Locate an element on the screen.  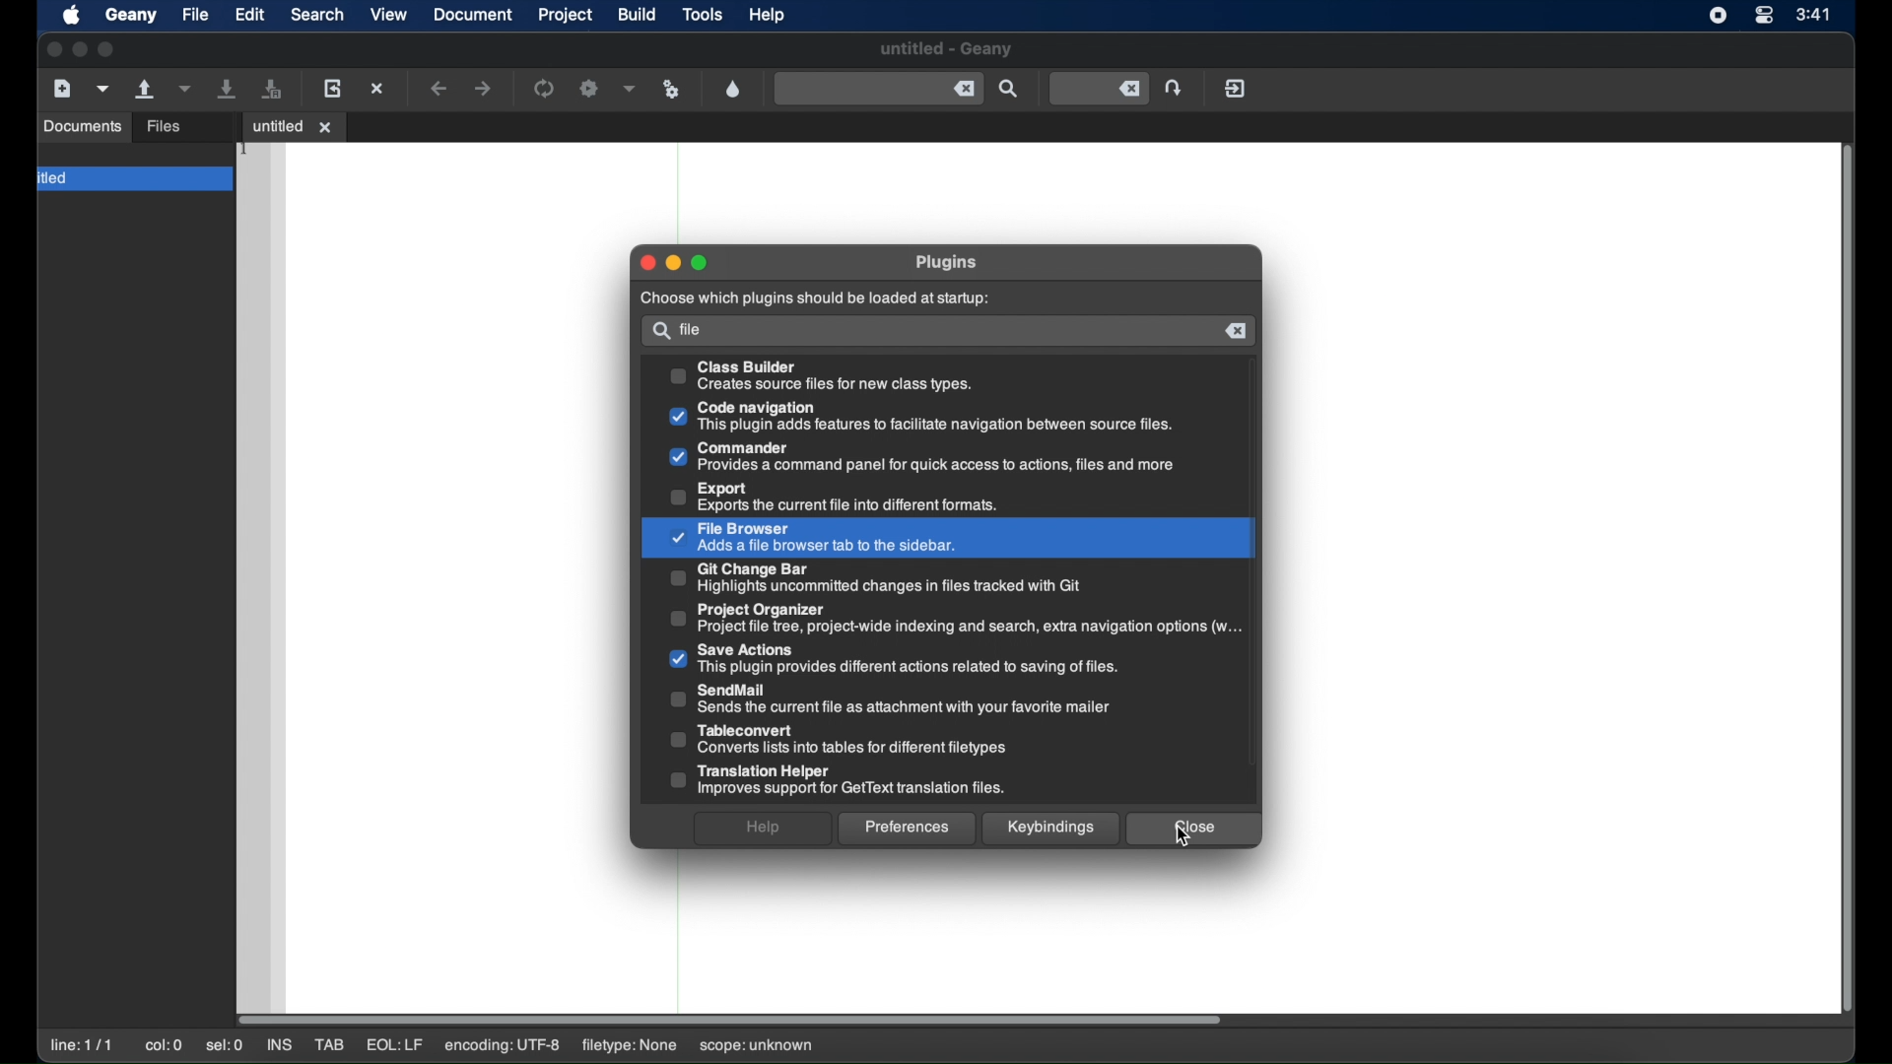
folder is located at coordinates (56, 153).